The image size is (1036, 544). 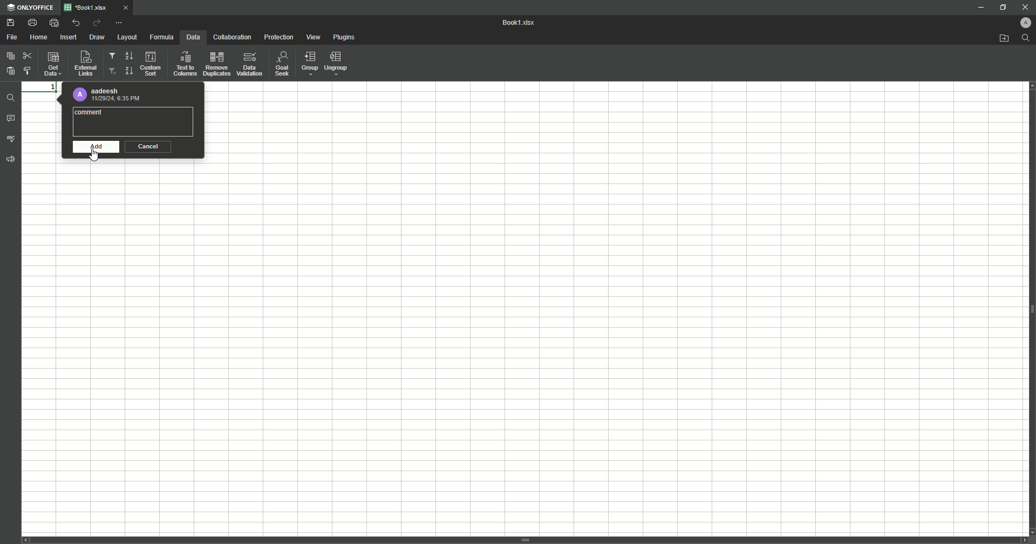 What do you see at coordinates (315, 38) in the screenshot?
I see `View` at bounding box center [315, 38].